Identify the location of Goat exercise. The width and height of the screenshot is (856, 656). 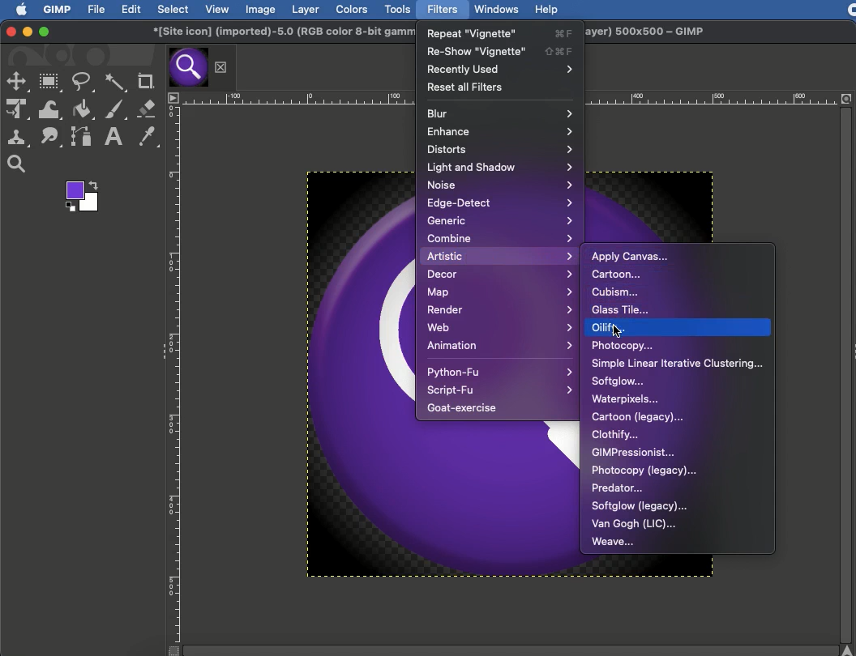
(465, 407).